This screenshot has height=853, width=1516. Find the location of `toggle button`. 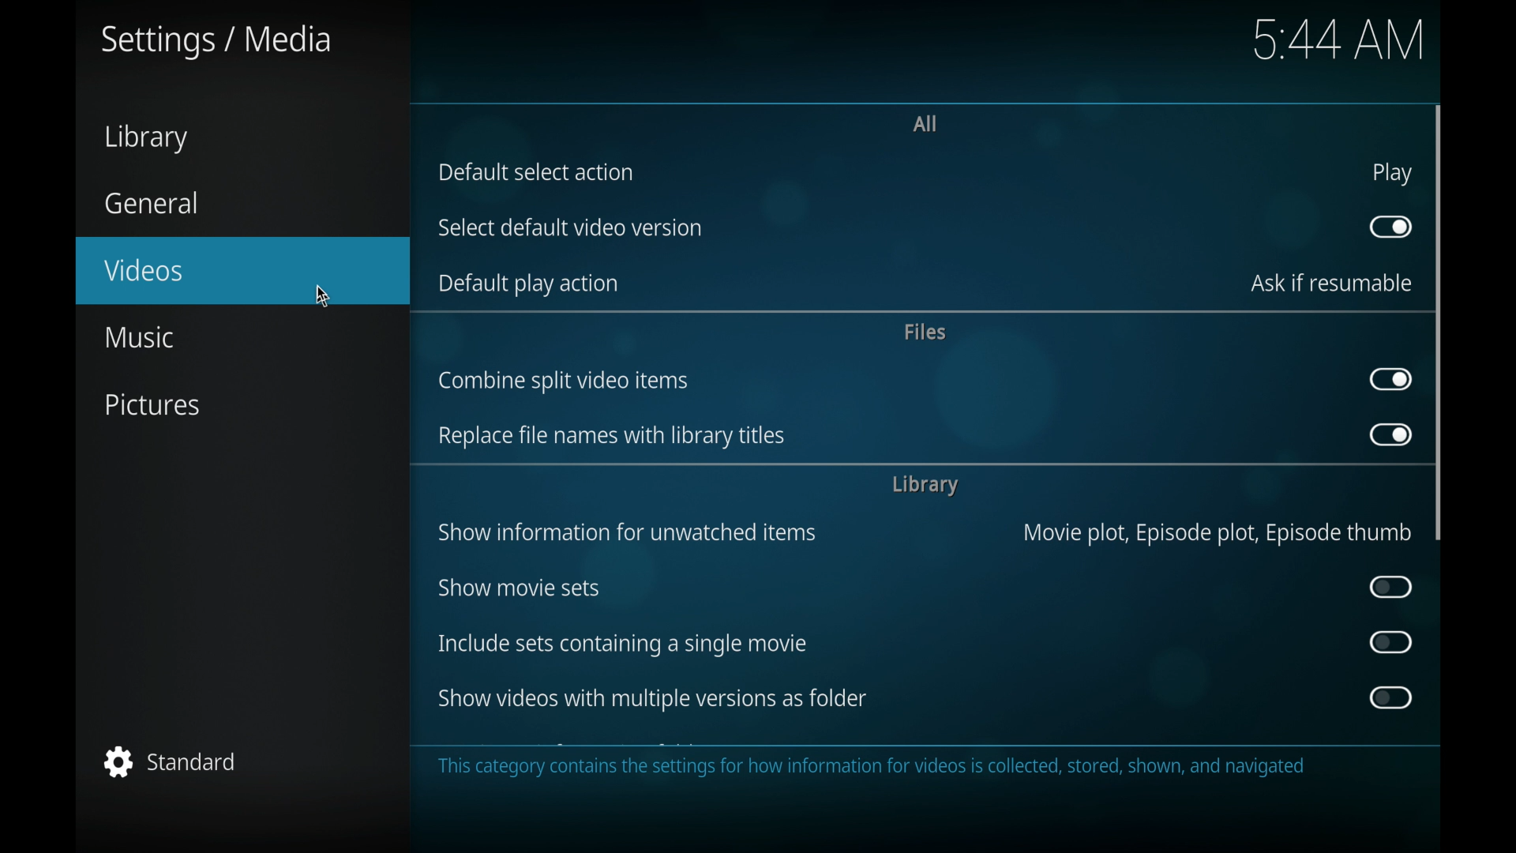

toggle button is located at coordinates (1391, 586).